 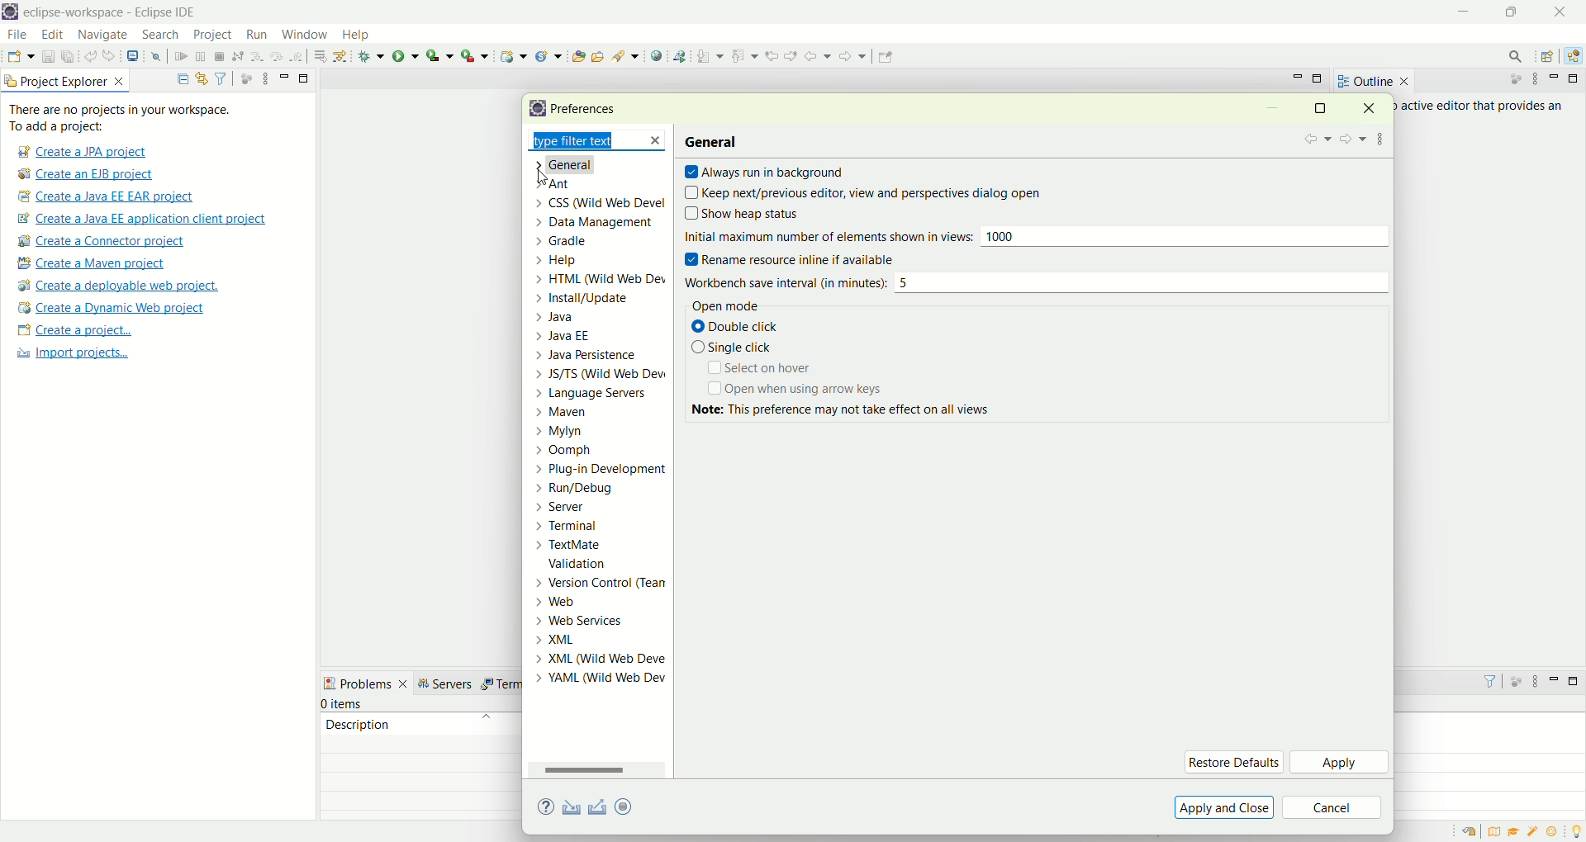 What do you see at coordinates (568, 808) in the screenshot?
I see `import` at bounding box center [568, 808].